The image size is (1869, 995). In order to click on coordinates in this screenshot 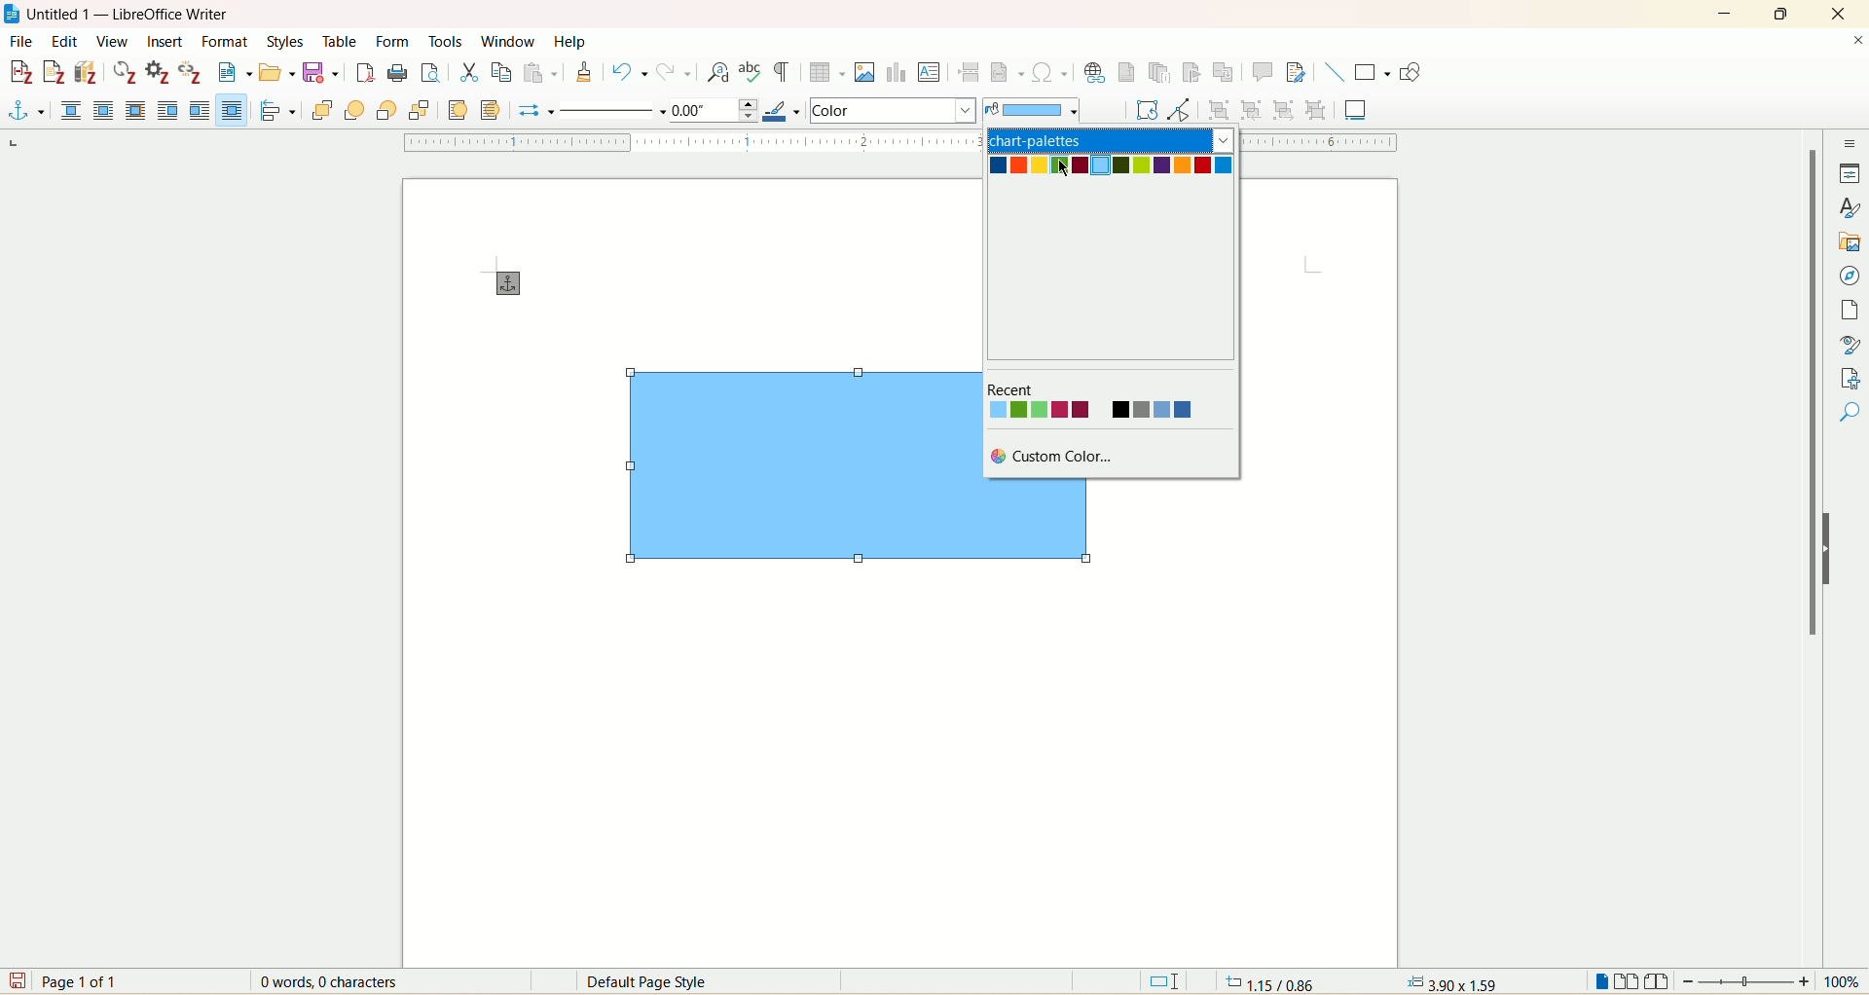, I will do `click(1265, 982)`.